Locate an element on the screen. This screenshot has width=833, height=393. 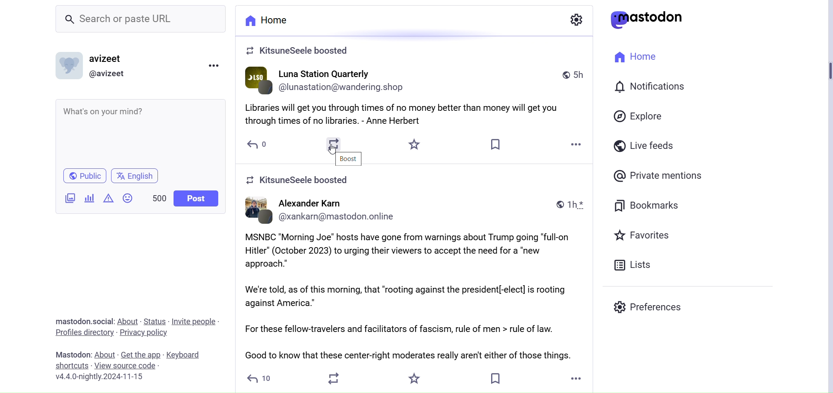
Star is located at coordinates (413, 145).